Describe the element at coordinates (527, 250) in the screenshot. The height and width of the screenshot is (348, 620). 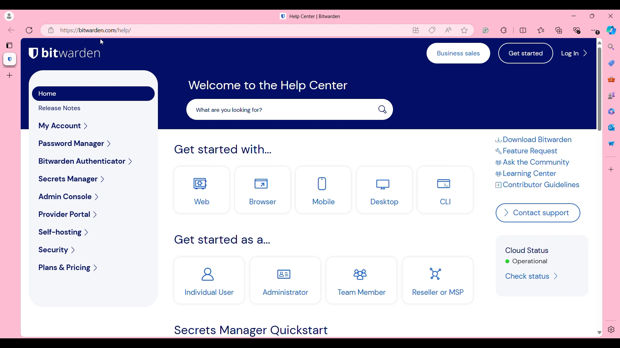
I see `Cloud status` at that location.